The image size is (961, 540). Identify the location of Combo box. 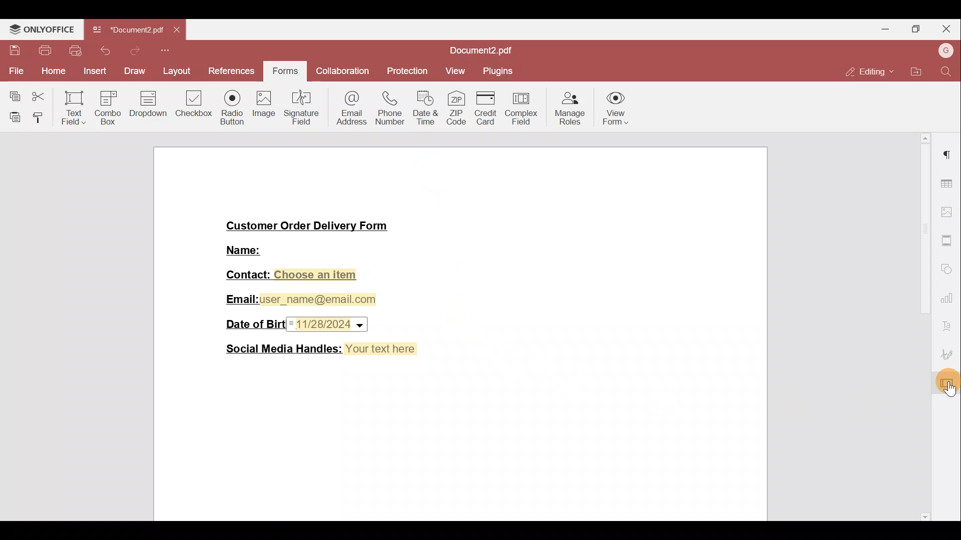
(107, 106).